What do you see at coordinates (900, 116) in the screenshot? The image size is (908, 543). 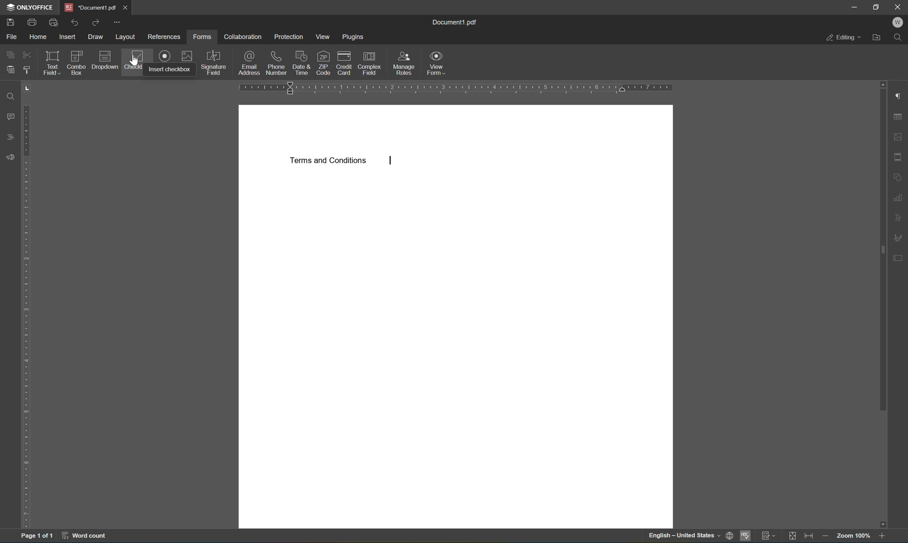 I see `table settings` at bounding box center [900, 116].